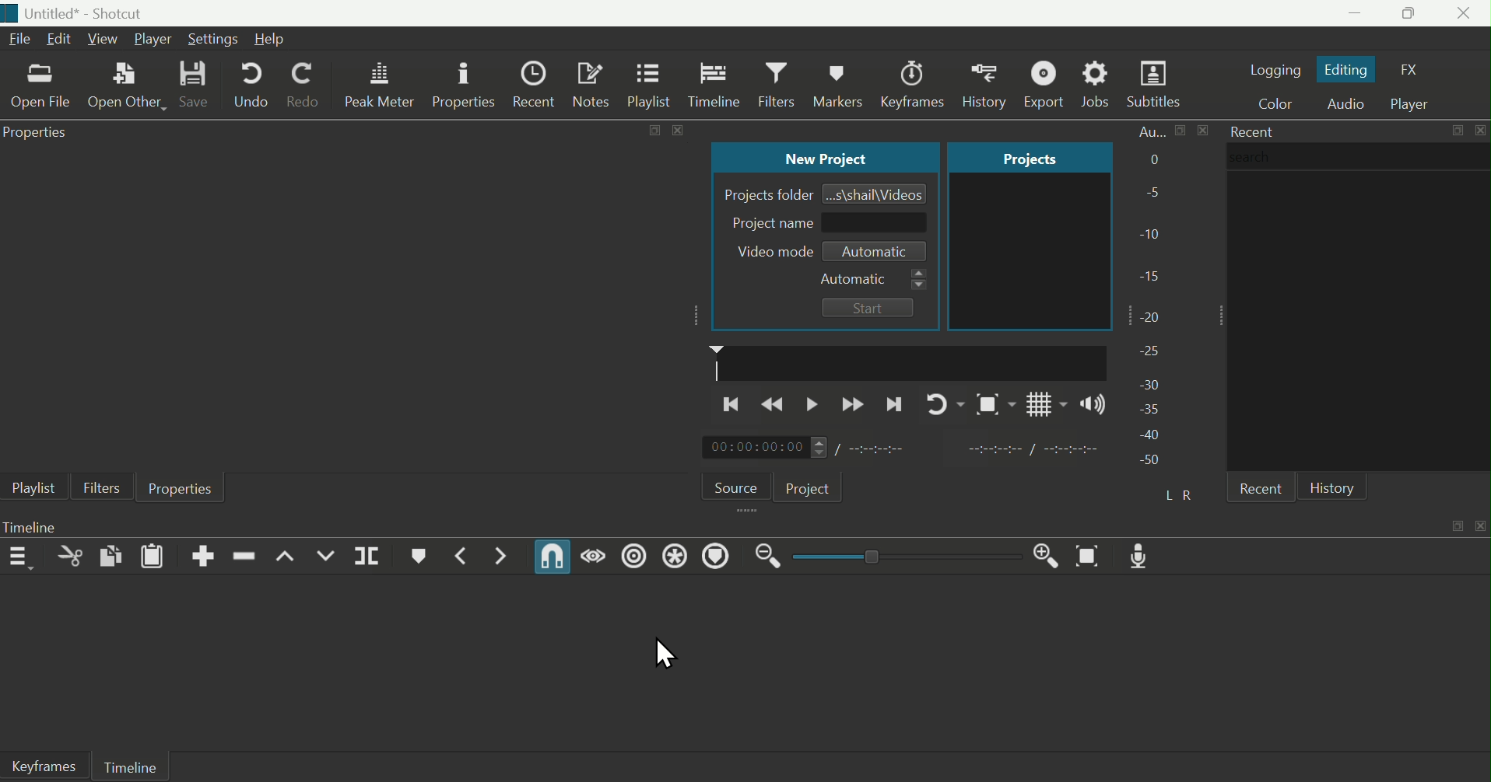 This screenshot has width=1491, height=782. Describe the element at coordinates (718, 557) in the screenshot. I see `Ripple Markers` at that location.